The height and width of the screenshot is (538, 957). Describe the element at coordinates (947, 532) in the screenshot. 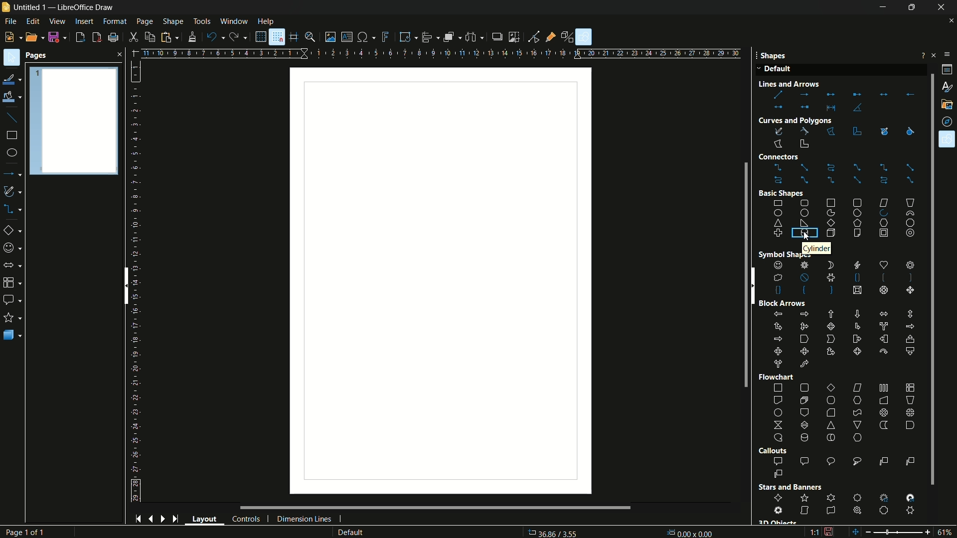

I see `zoom factor` at that location.